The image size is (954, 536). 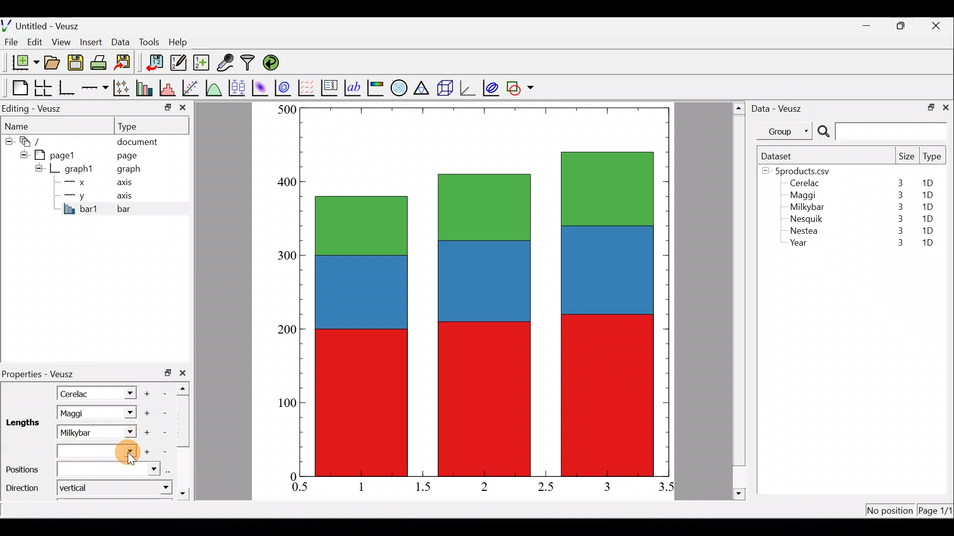 What do you see at coordinates (149, 392) in the screenshot?
I see `Add another item` at bounding box center [149, 392].